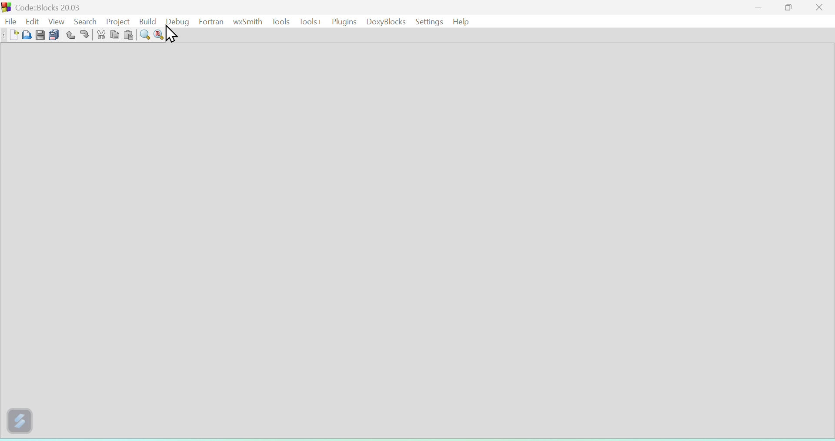 Image resolution: width=835 pixels, height=441 pixels. Describe the element at coordinates (144, 35) in the screenshot. I see `find` at that location.